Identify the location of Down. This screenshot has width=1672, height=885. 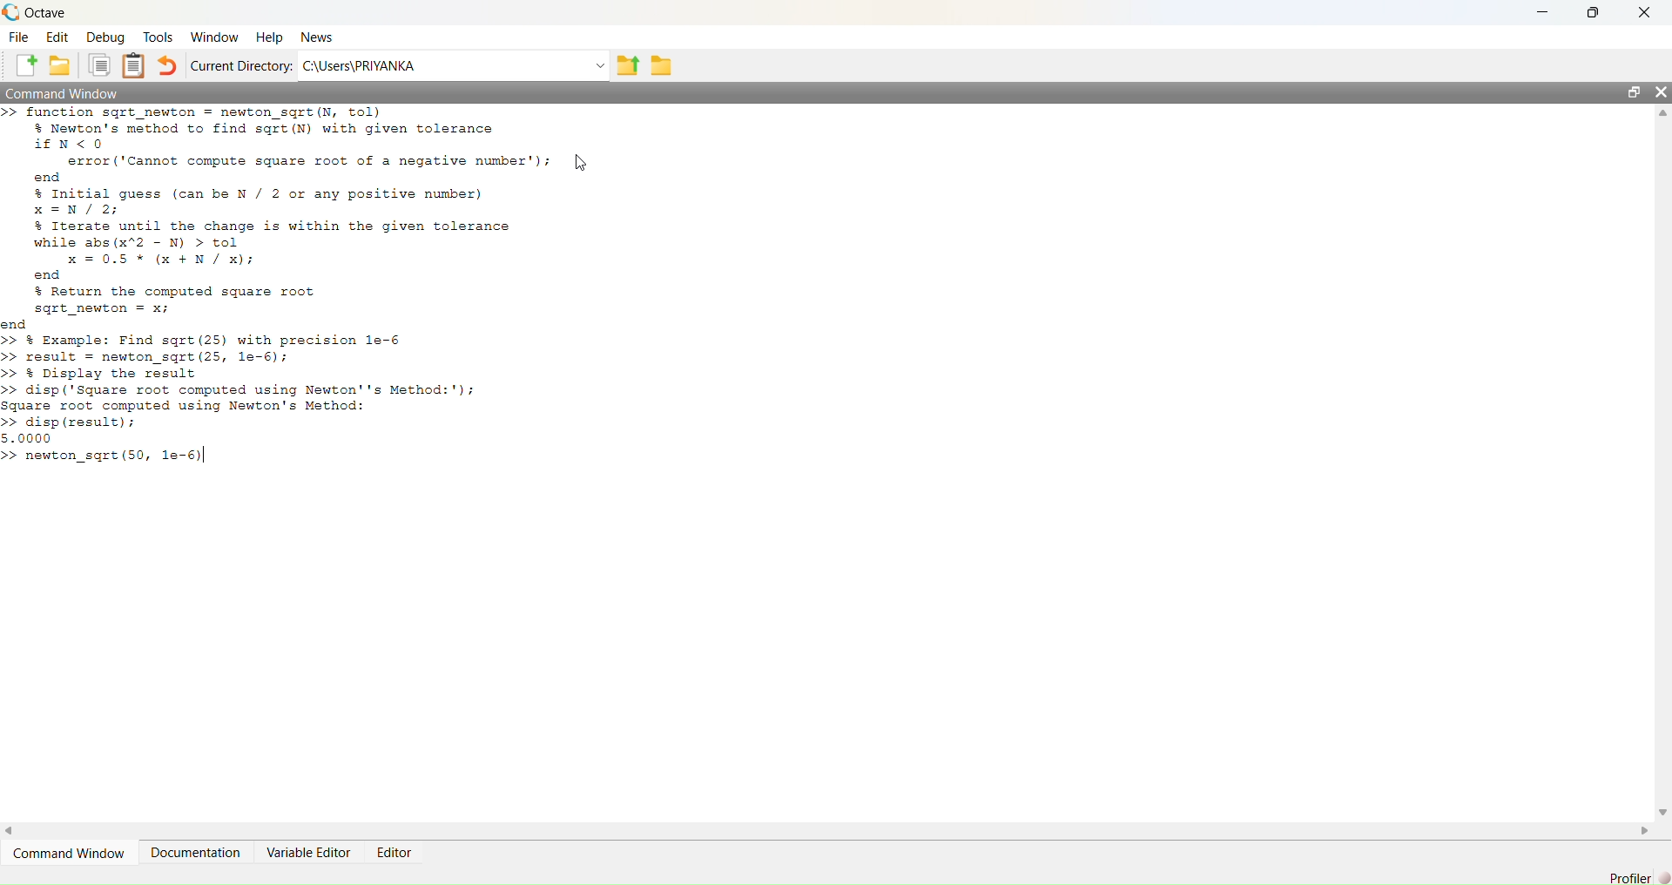
(1662, 812).